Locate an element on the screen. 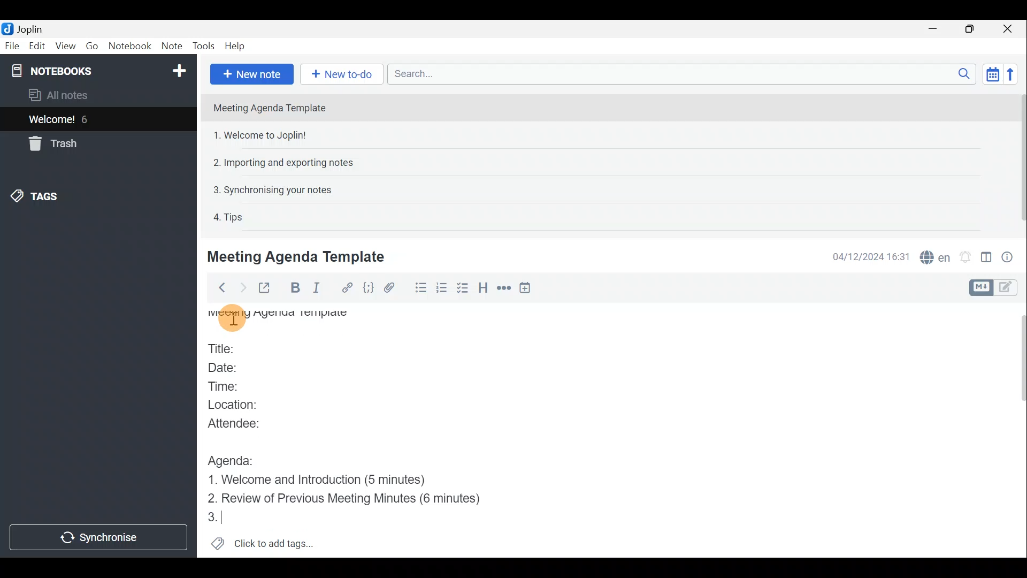 This screenshot has width=1027, height=578. 4. Tips is located at coordinates (229, 217).